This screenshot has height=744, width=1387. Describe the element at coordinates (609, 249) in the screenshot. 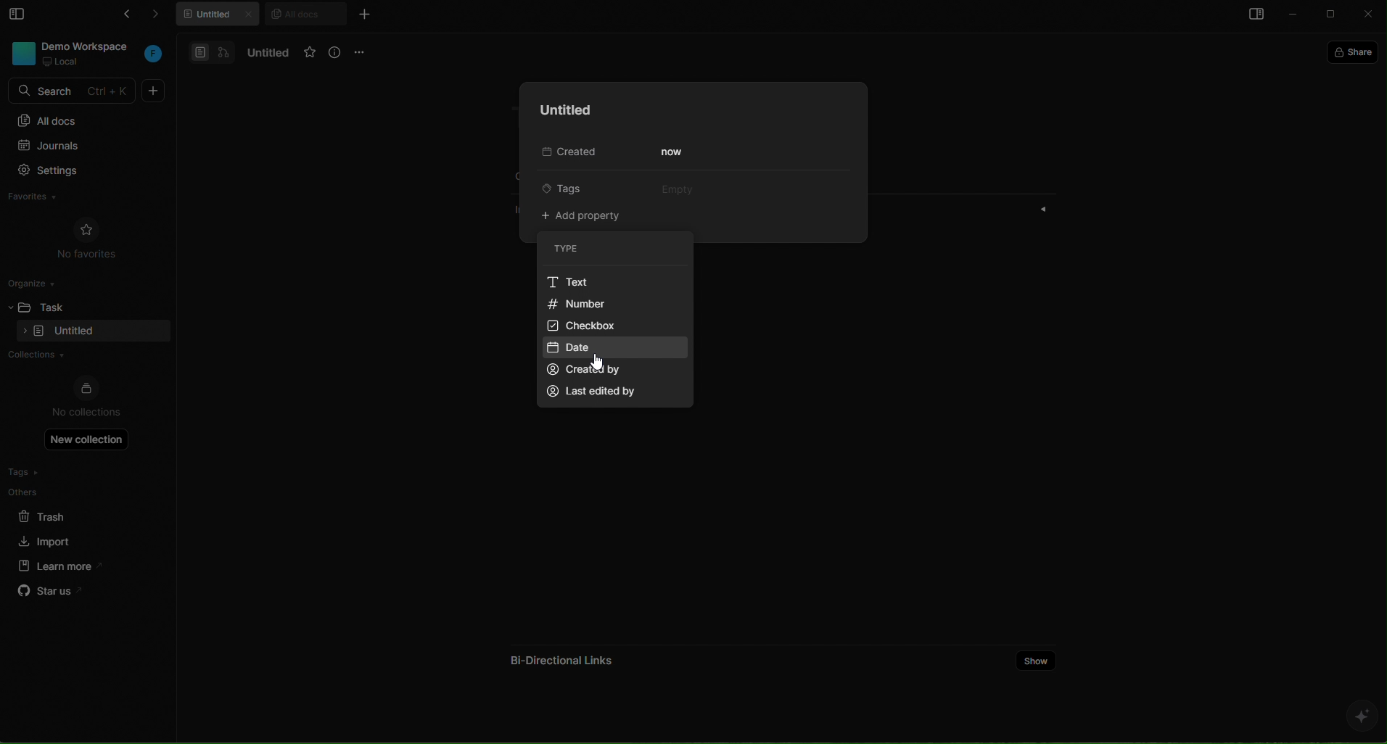

I see `type` at that location.